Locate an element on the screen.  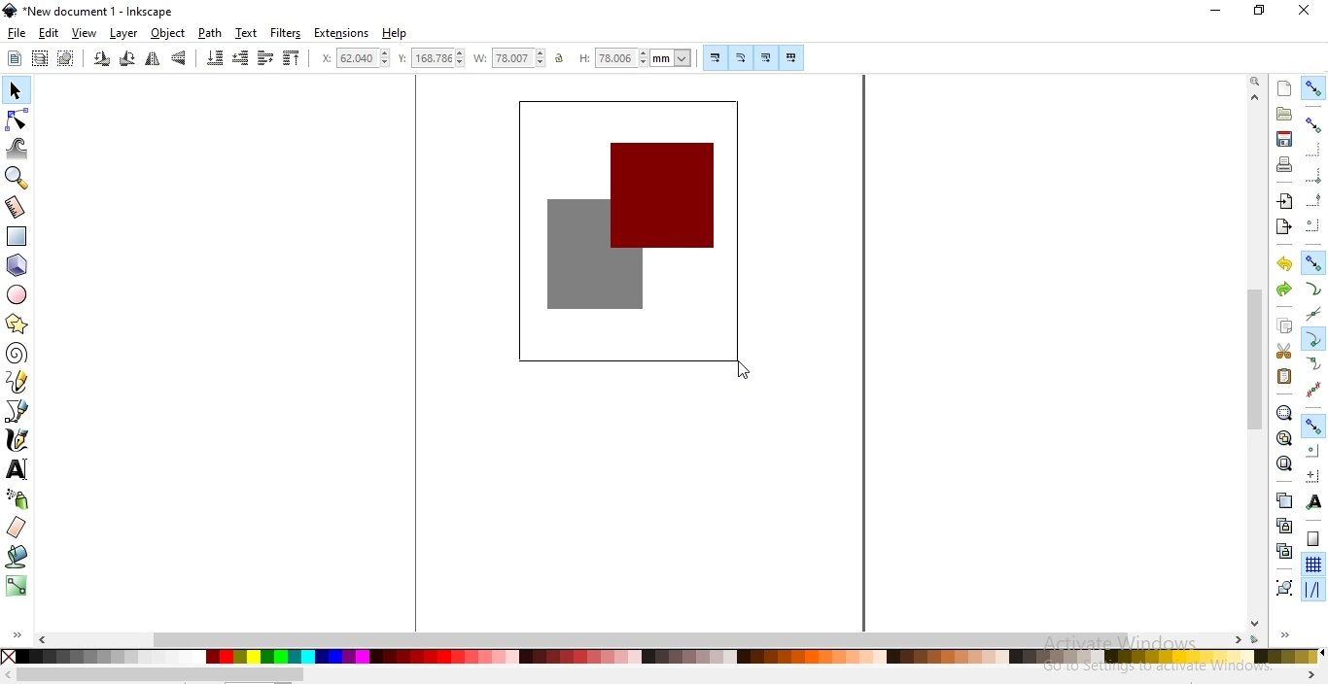
draw freehand lines is located at coordinates (17, 381).